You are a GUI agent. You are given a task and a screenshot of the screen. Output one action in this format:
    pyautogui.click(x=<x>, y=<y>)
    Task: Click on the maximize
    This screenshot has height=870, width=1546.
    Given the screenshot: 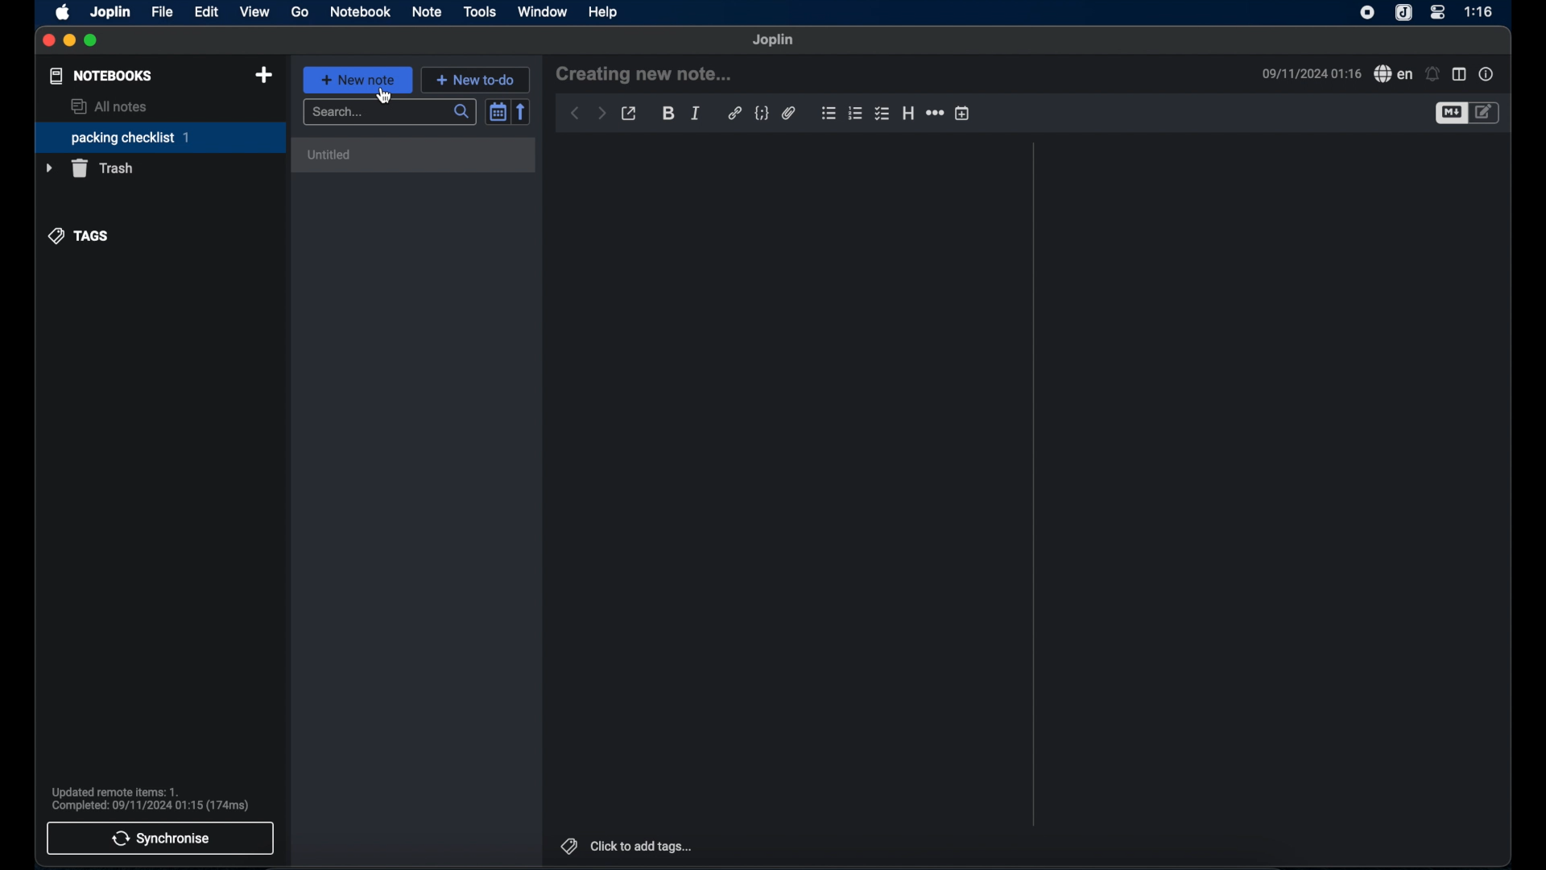 What is the action you would take?
    pyautogui.click(x=92, y=41)
    